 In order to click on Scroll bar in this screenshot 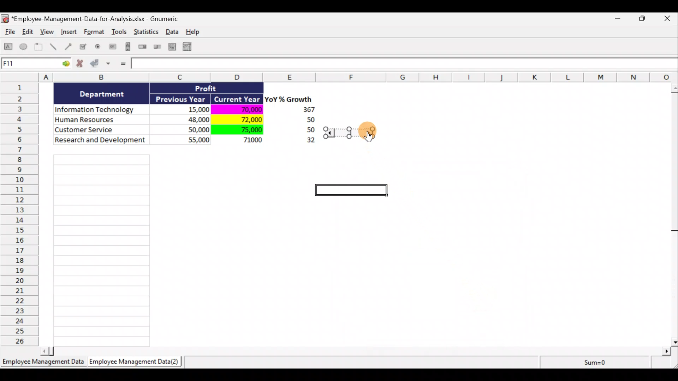, I will do `click(673, 213)`.